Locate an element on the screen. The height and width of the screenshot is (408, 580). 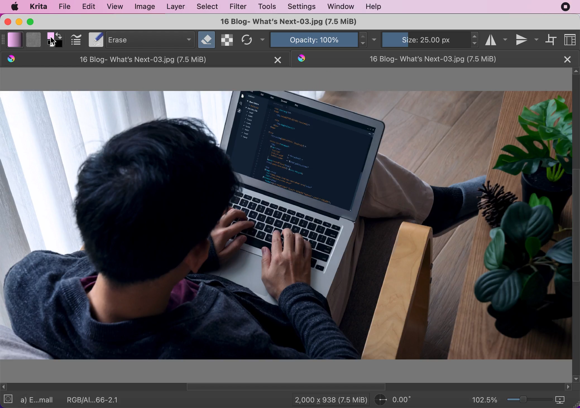
expand bar is located at coordinates (4, 39).